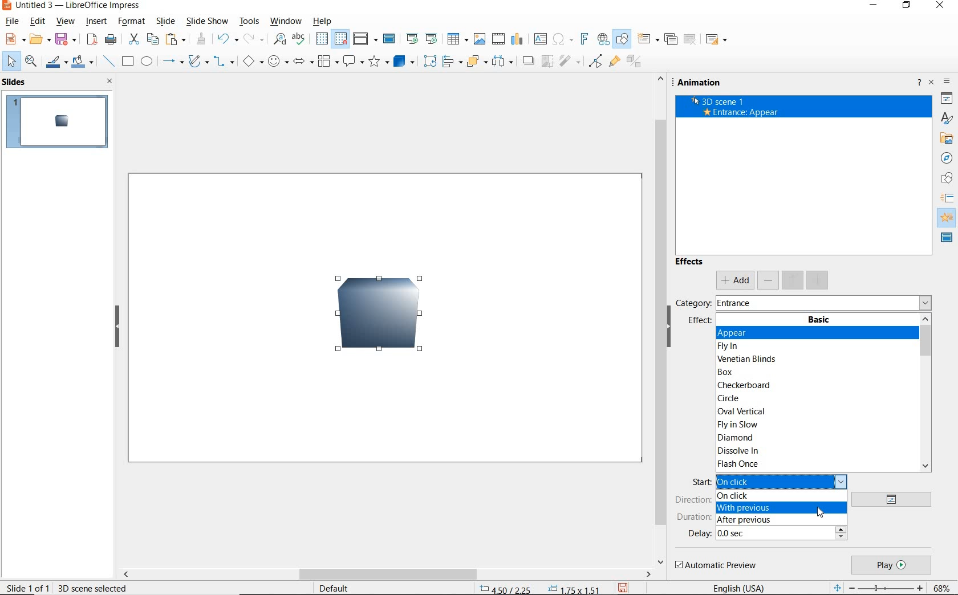  I want to click on 3 objects to distribute, so click(504, 62).